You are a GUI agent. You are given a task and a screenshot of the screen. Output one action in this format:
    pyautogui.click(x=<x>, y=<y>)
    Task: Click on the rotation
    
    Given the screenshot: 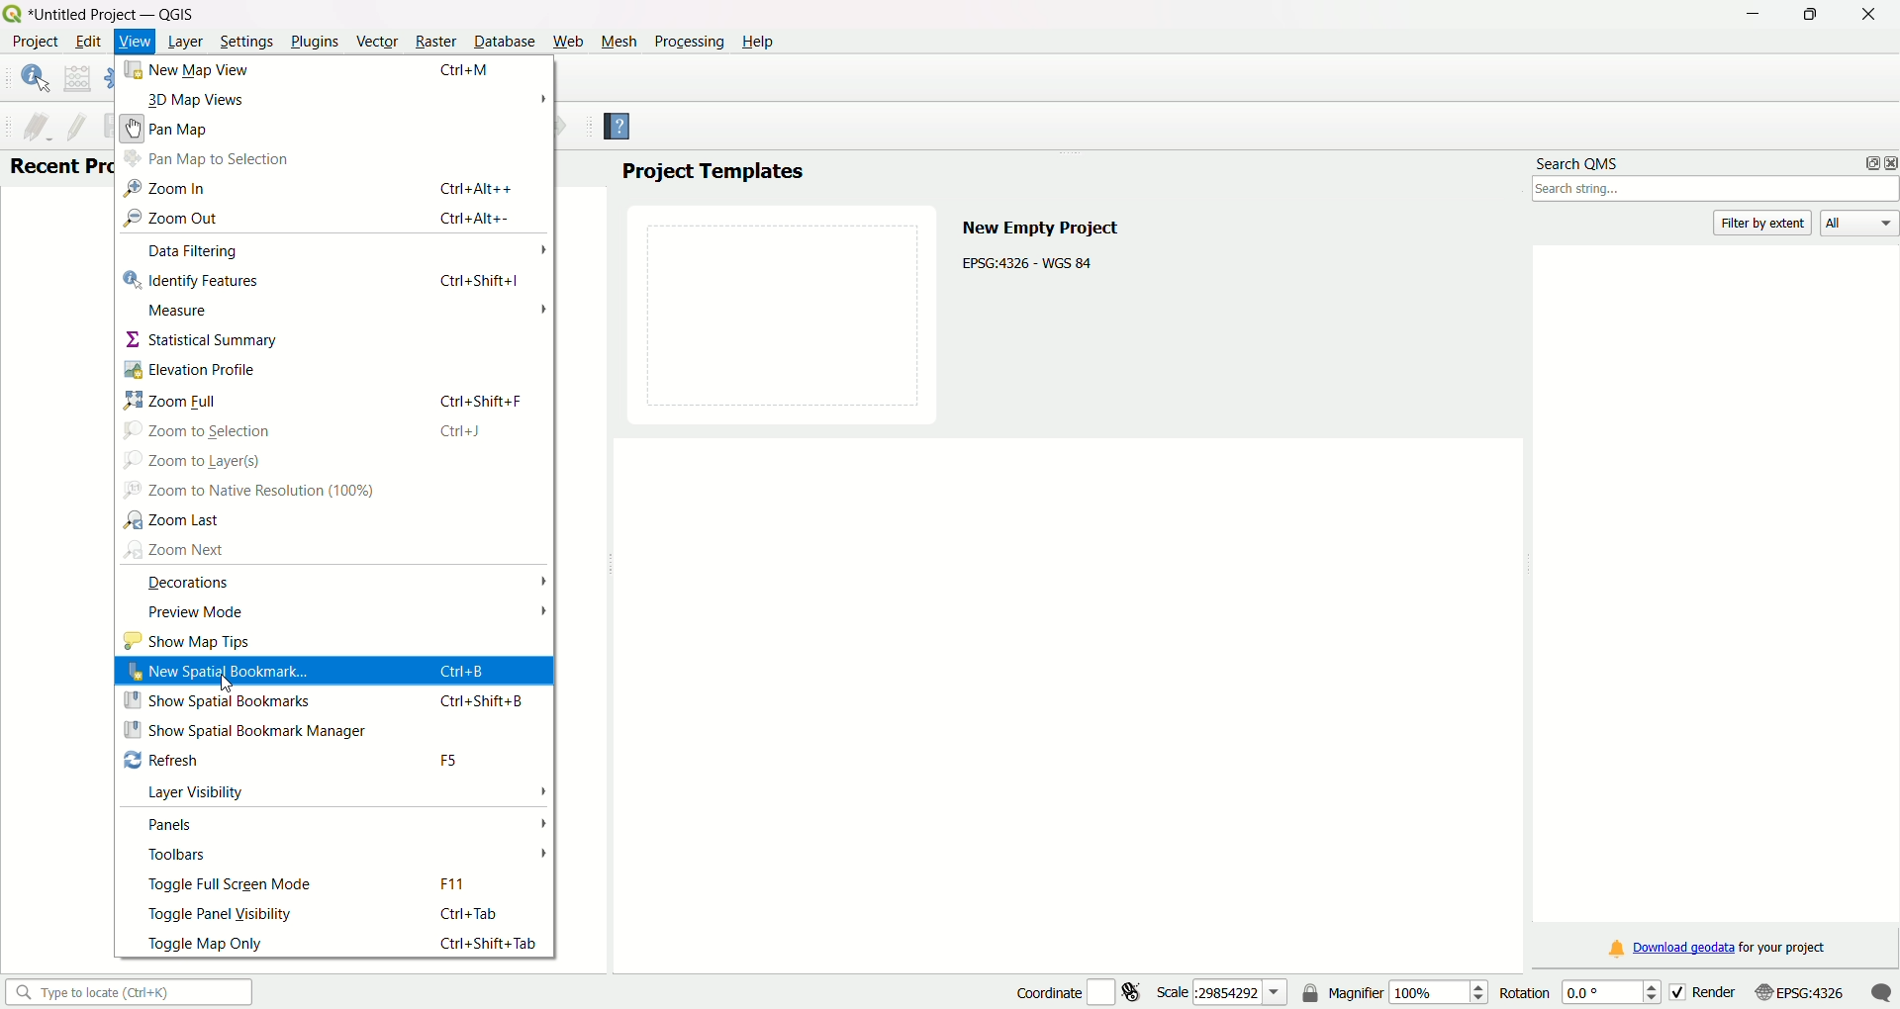 What is the action you would take?
    pyautogui.click(x=1573, y=991)
    